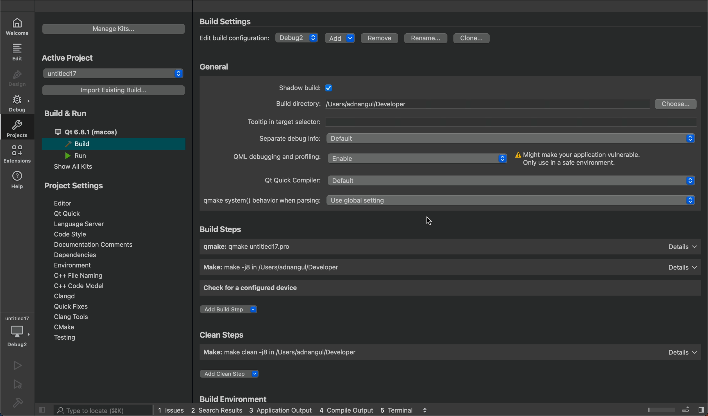  What do you see at coordinates (78, 286) in the screenshot?
I see `c model` at bounding box center [78, 286].